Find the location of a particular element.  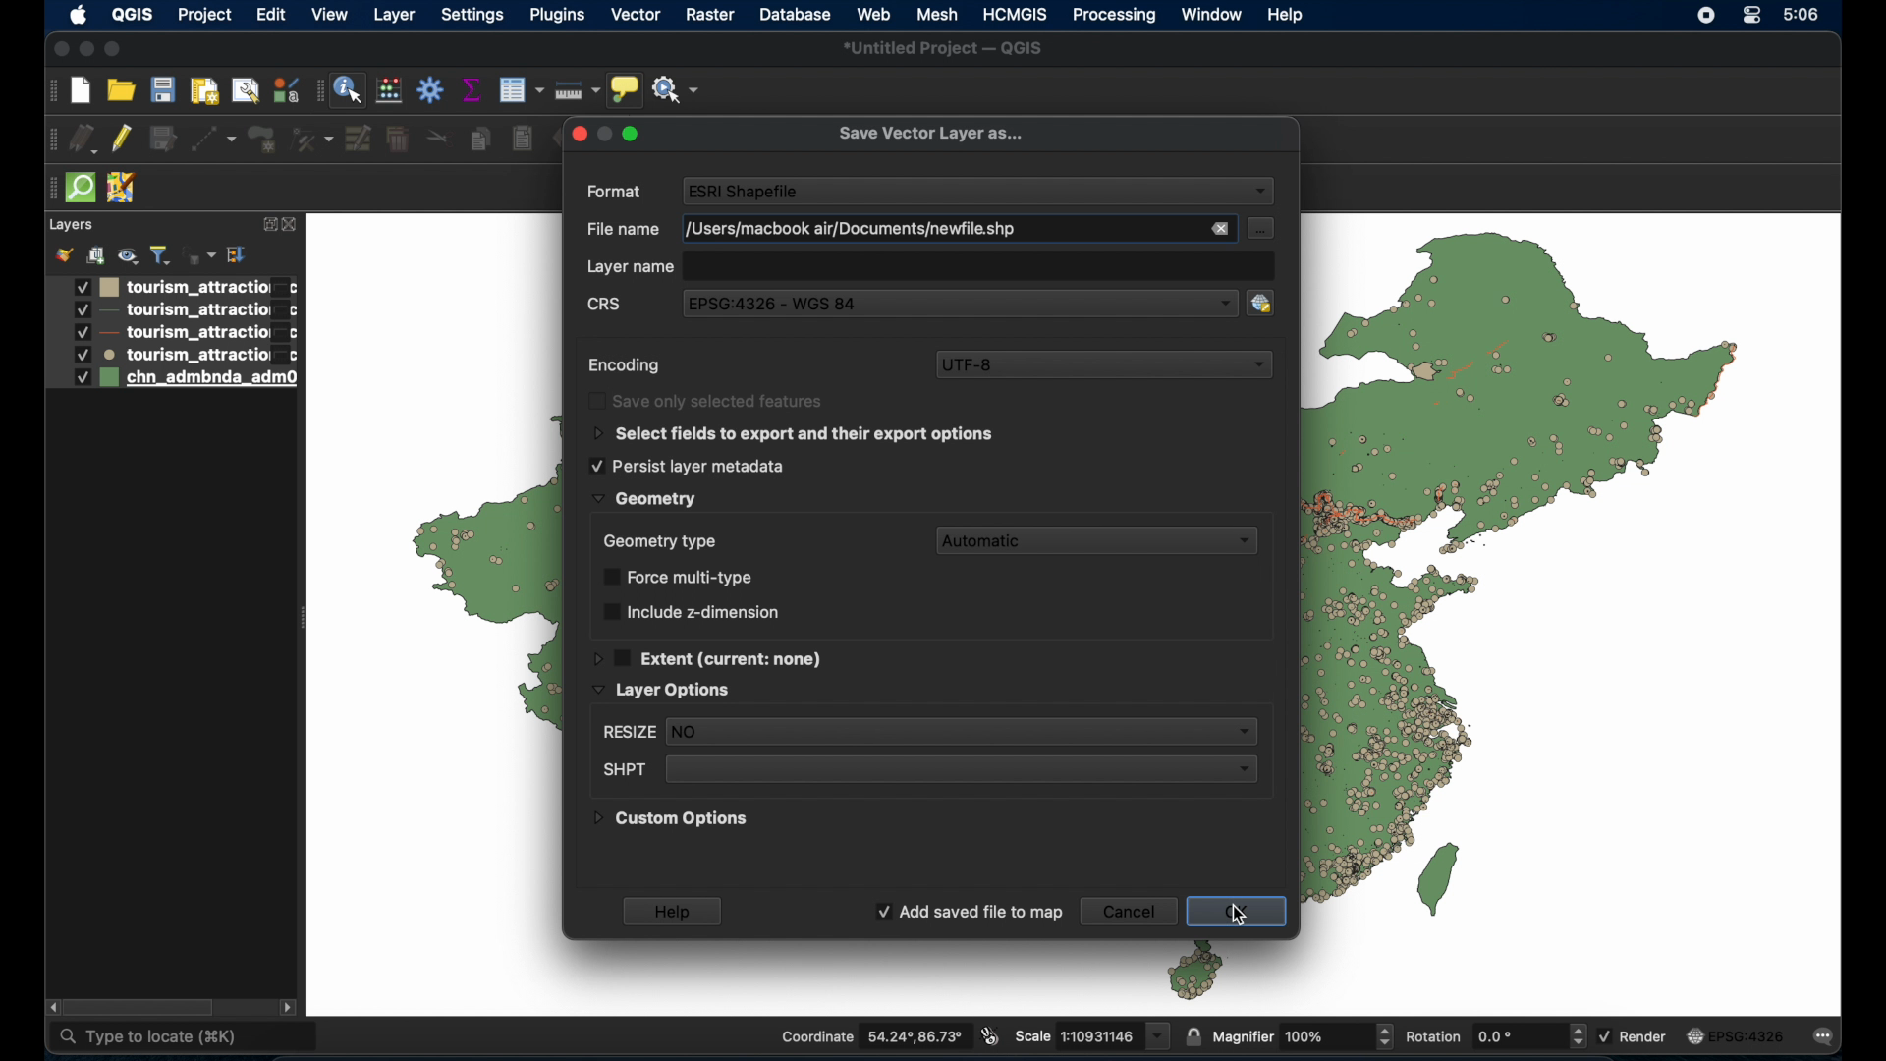

show map tips is located at coordinates (626, 89).